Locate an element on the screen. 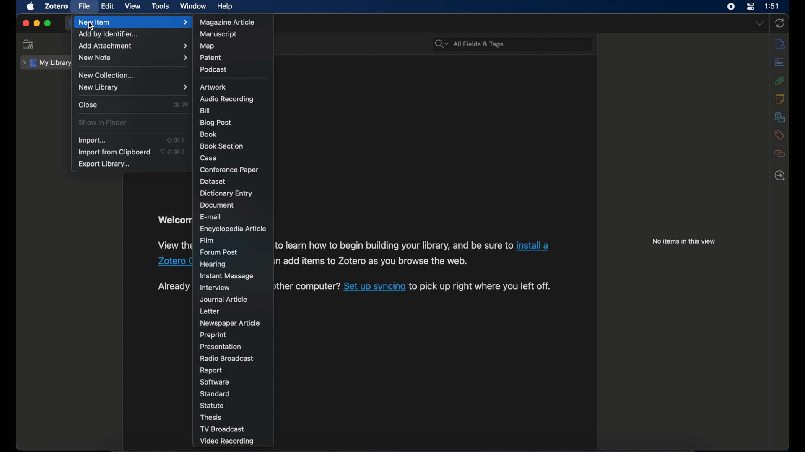  tv broadcast is located at coordinates (223, 429).